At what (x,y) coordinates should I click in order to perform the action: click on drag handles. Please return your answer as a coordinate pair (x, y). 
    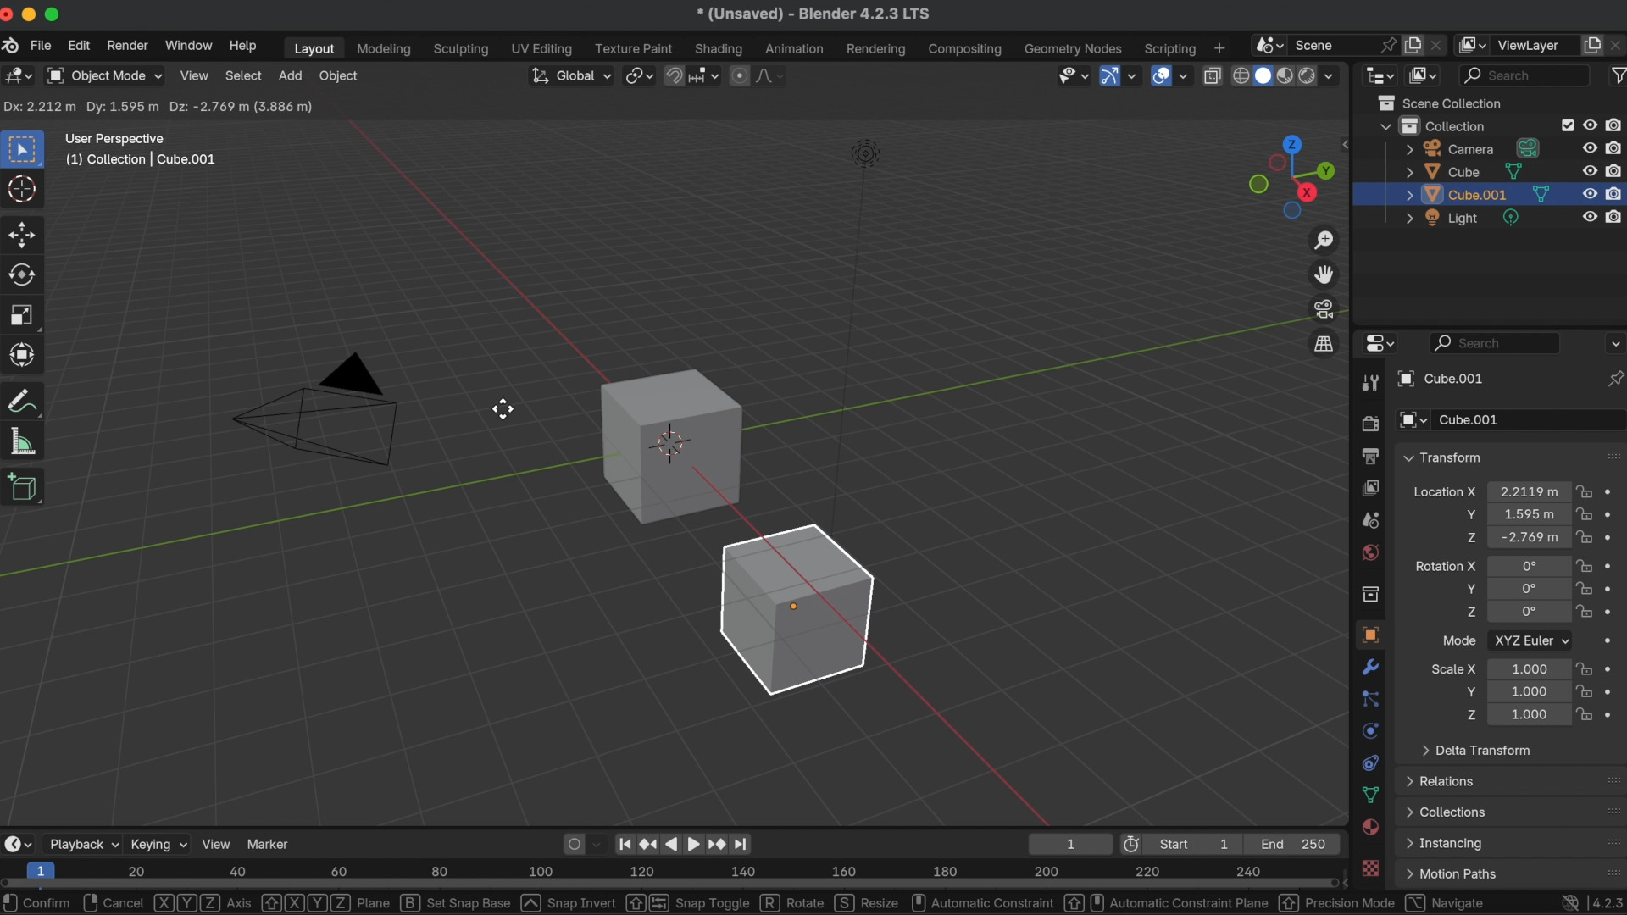
    Looking at the image, I should click on (1610, 811).